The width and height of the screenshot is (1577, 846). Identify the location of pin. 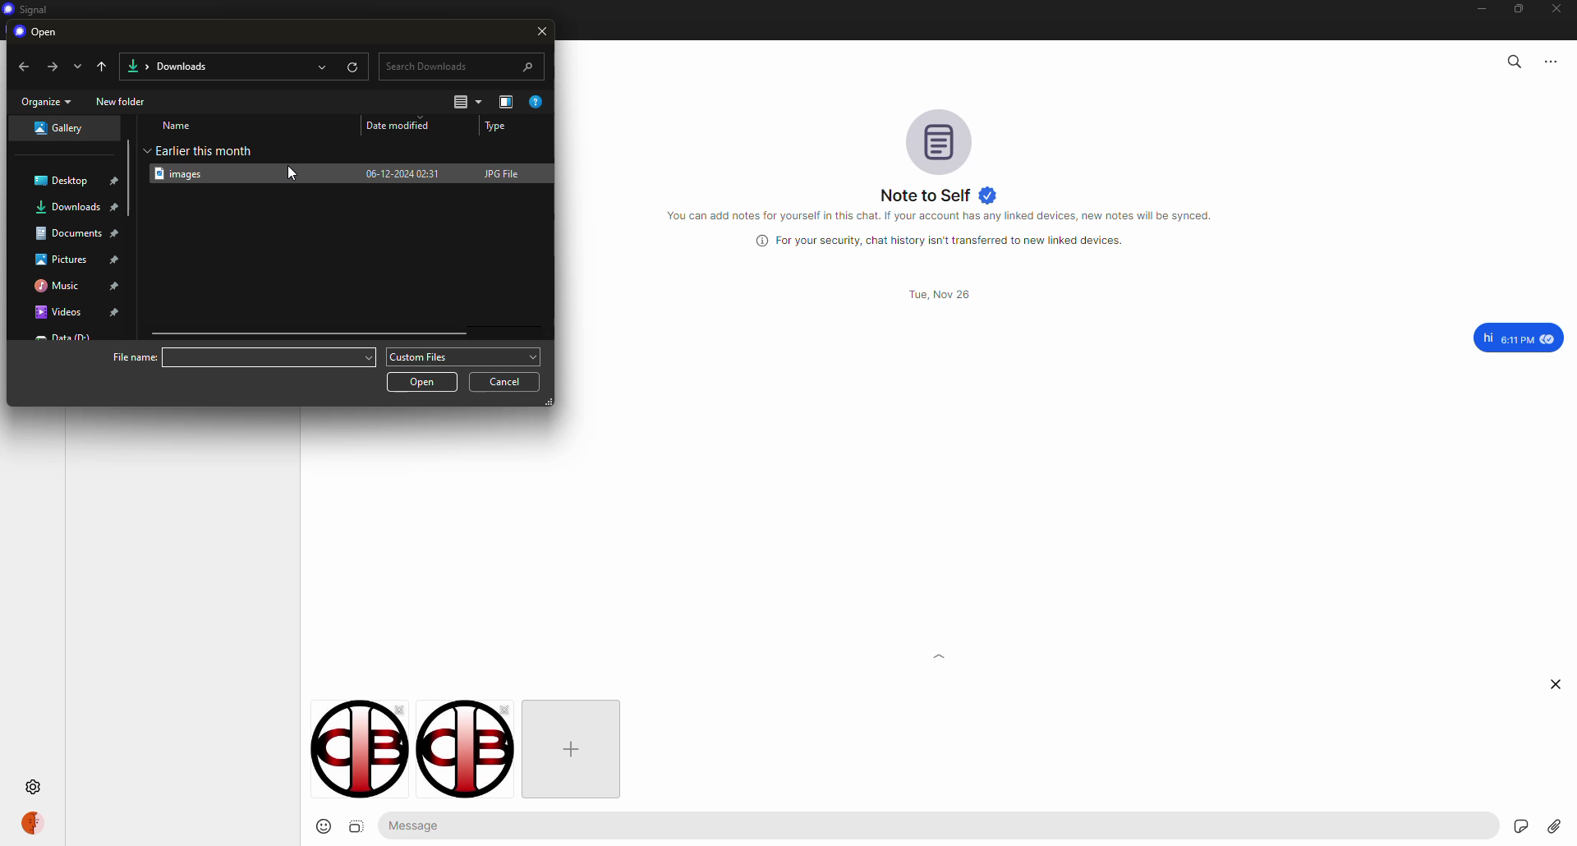
(118, 234).